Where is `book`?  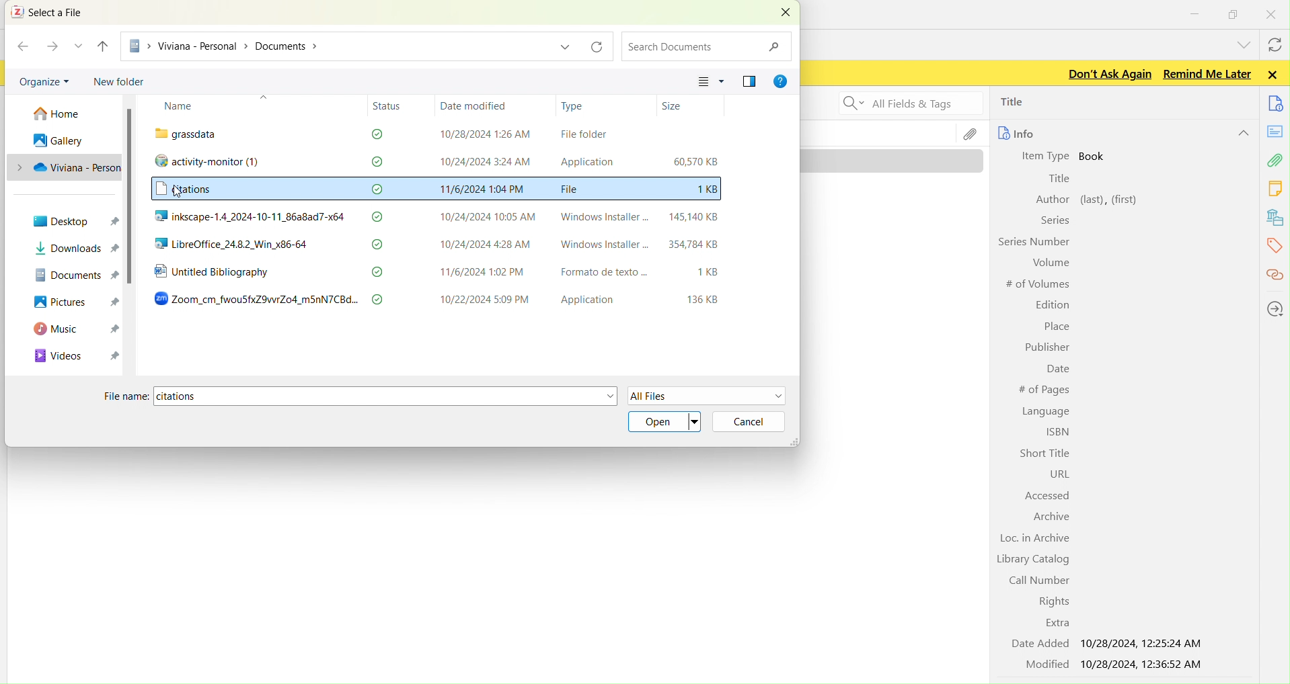
book is located at coordinates (1100, 157).